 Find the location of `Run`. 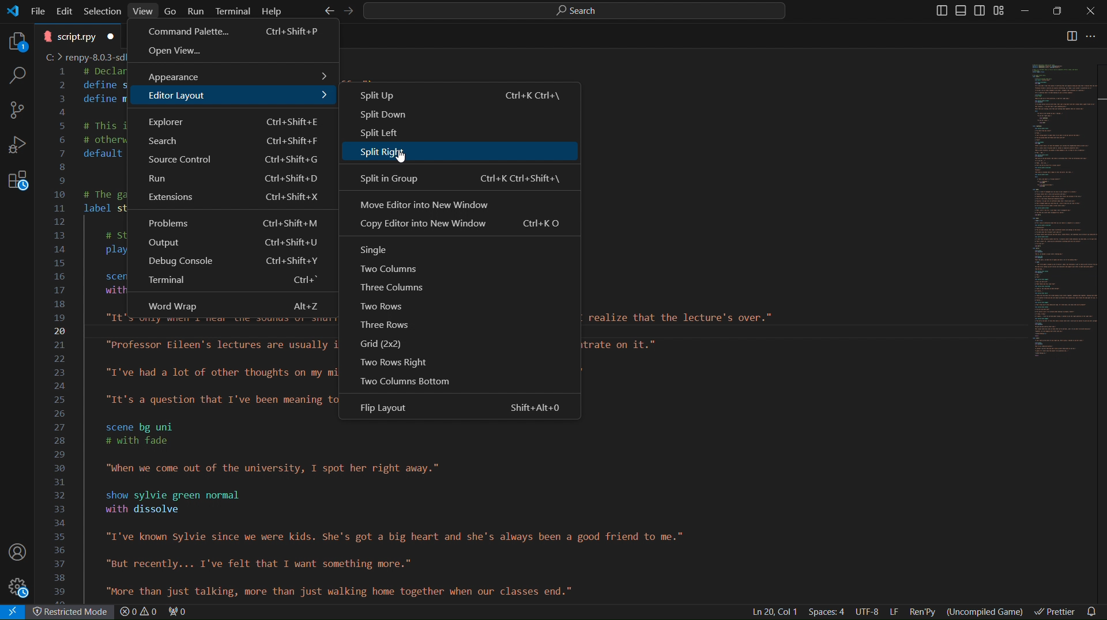

Run is located at coordinates (197, 10).